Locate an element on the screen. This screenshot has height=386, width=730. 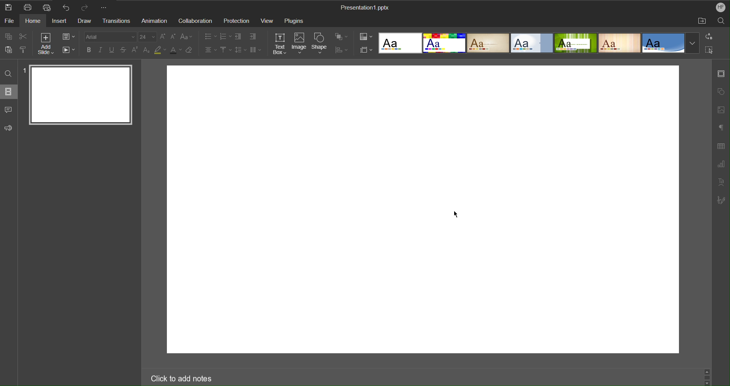
Animation is located at coordinates (152, 20).